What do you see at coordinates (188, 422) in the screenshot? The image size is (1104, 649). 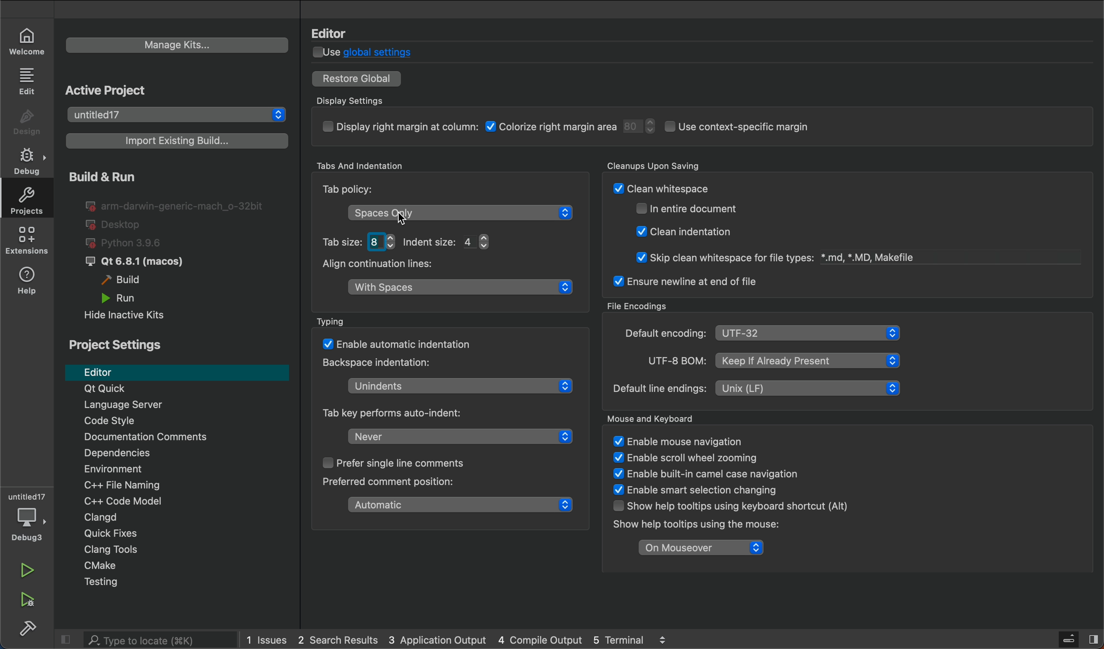 I see `code style` at bounding box center [188, 422].